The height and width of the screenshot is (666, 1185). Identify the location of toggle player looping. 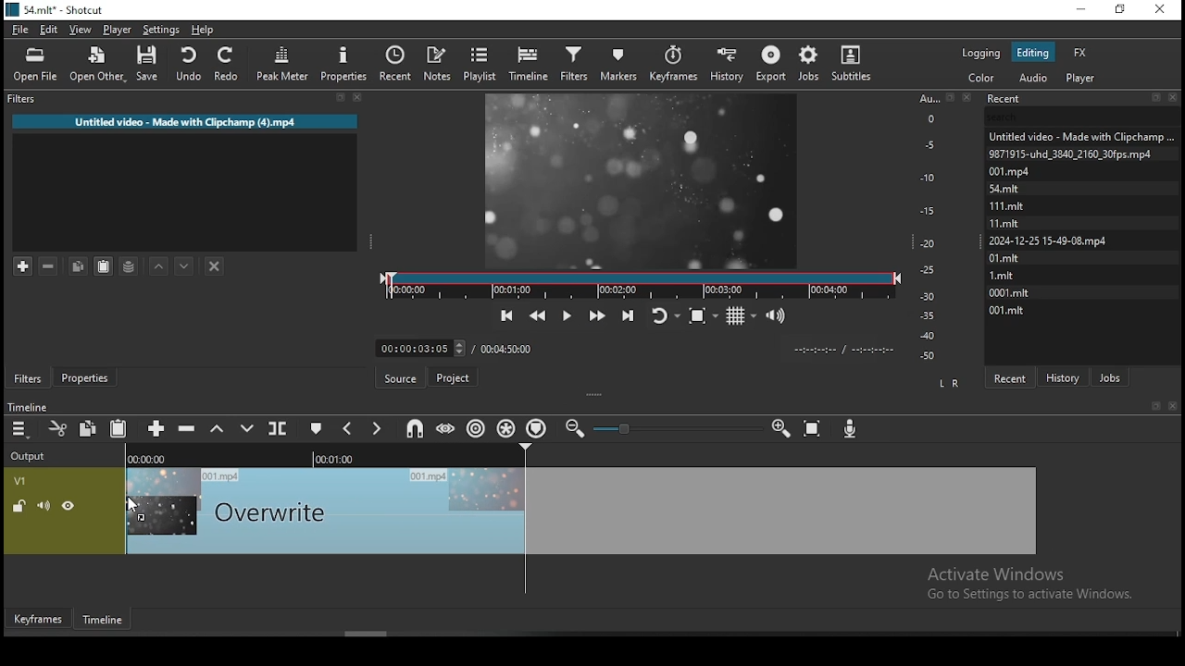
(664, 314).